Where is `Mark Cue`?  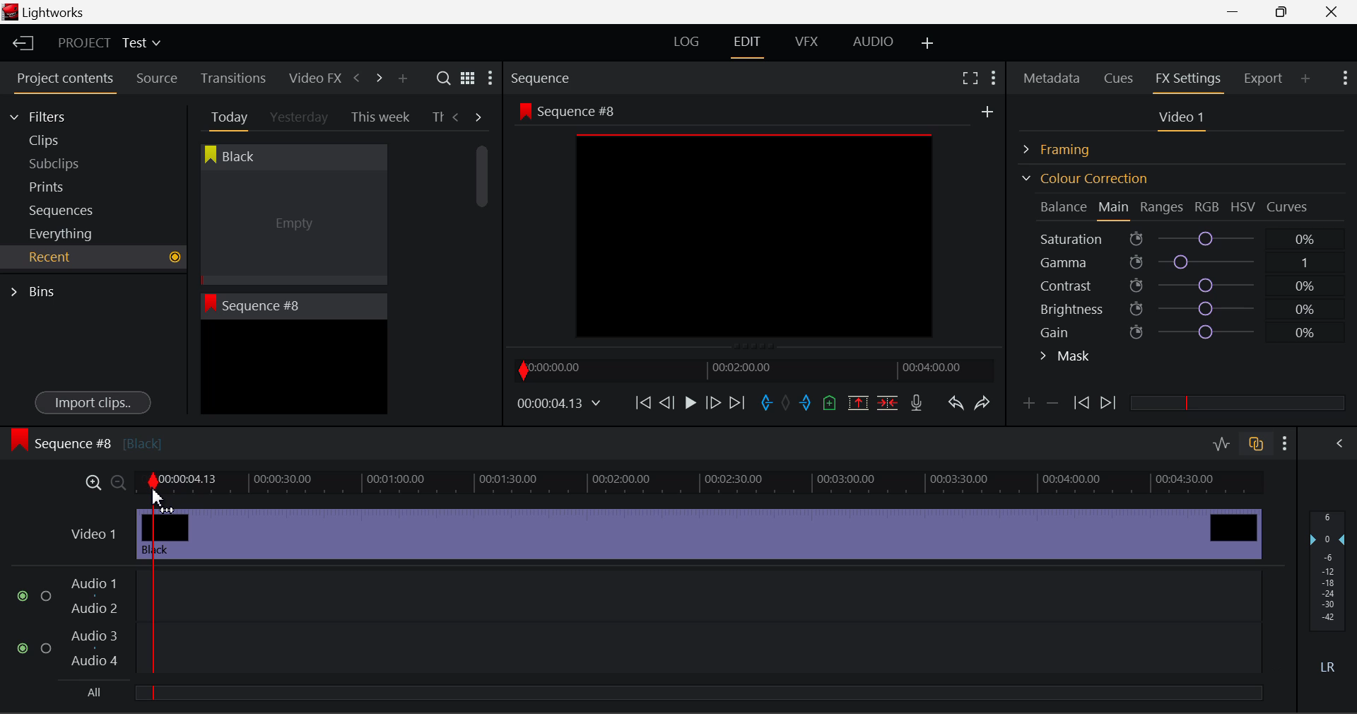 Mark Cue is located at coordinates (828, 404).